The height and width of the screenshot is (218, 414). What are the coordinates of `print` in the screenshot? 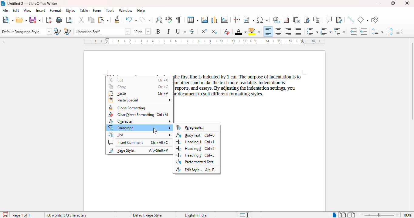 It's located at (59, 19).